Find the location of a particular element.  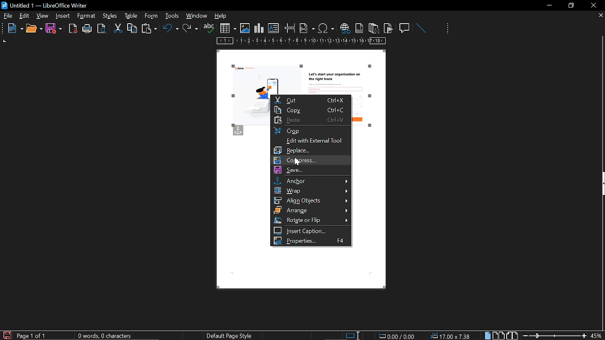

insert comment is located at coordinates (405, 27).